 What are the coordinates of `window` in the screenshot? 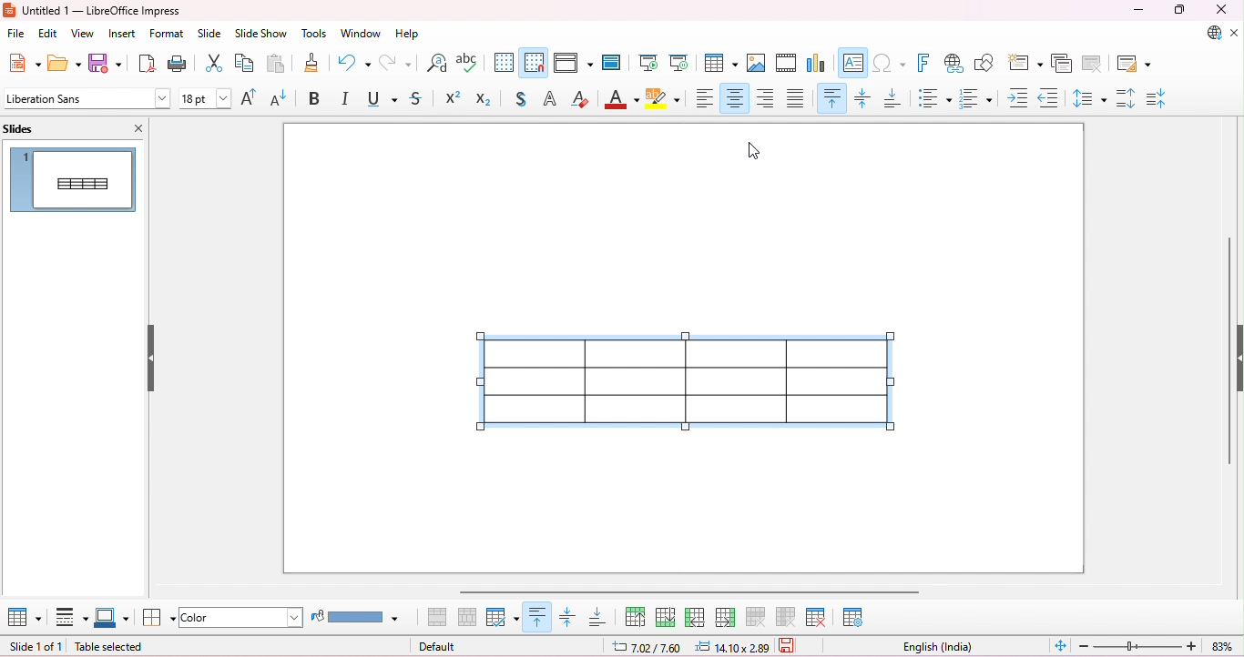 It's located at (362, 34).